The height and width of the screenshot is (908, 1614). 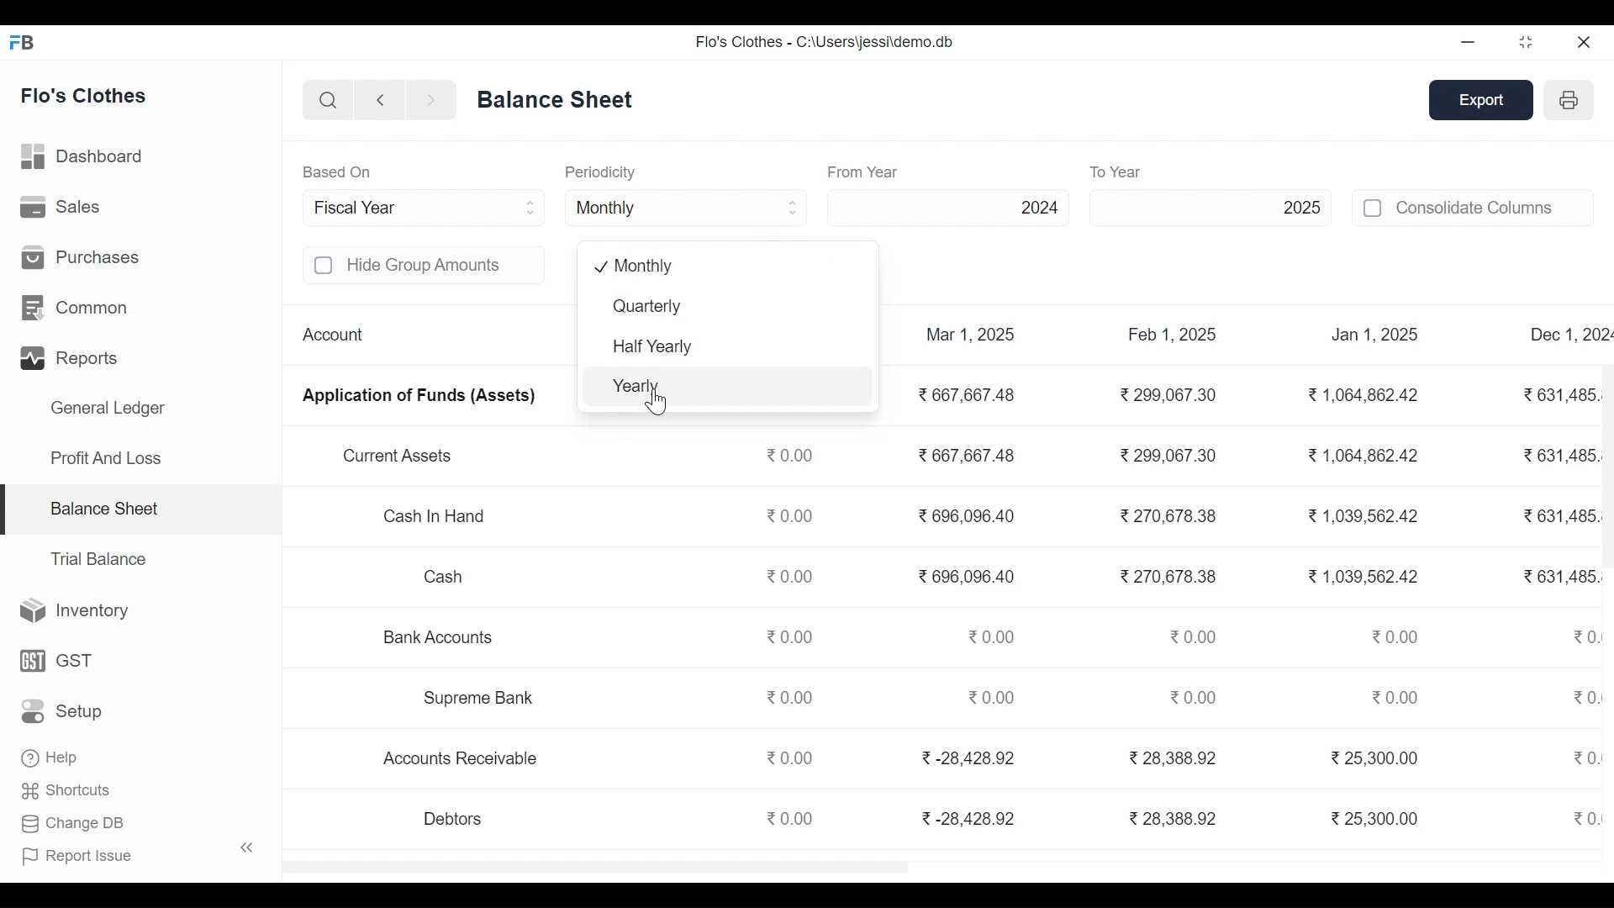 What do you see at coordinates (64, 712) in the screenshot?
I see `setup` at bounding box center [64, 712].